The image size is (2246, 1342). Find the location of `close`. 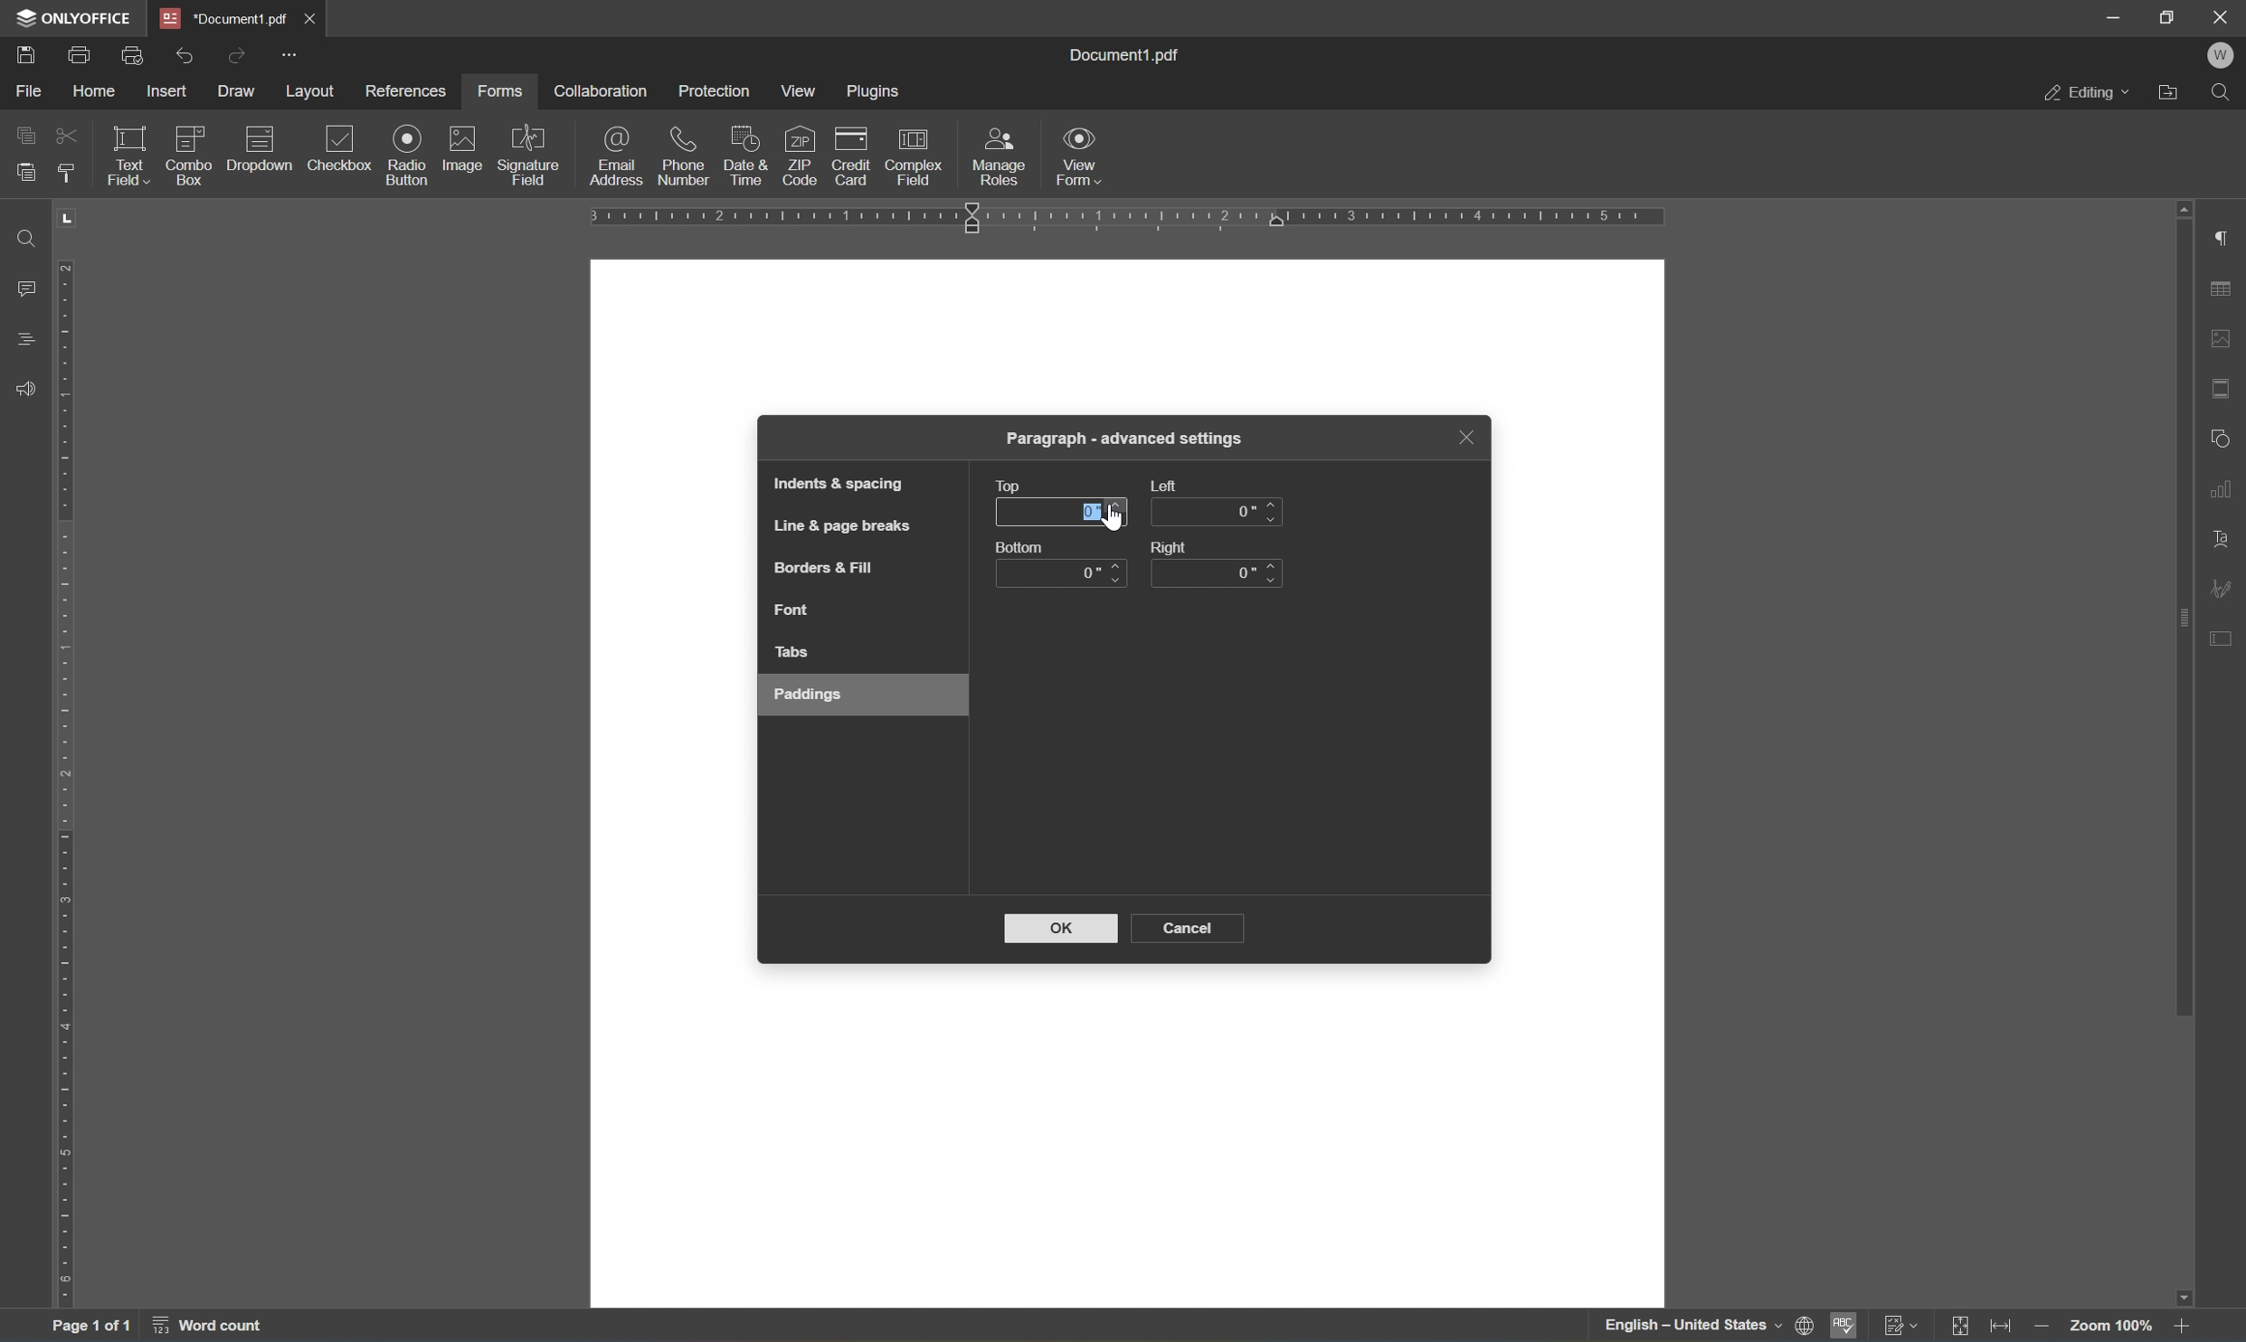

close is located at coordinates (312, 17).